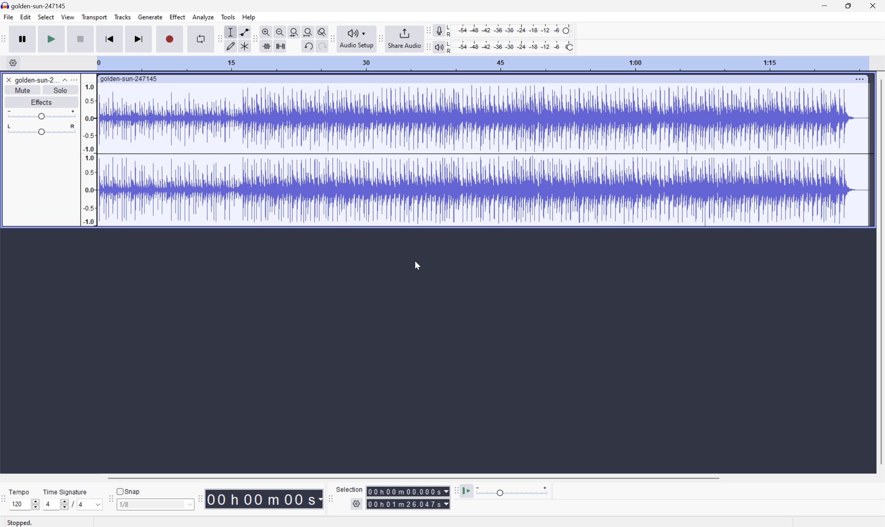  What do you see at coordinates (138, 39) in the screenshot?
I see `Skip to end` at bounding box center [138, 39].